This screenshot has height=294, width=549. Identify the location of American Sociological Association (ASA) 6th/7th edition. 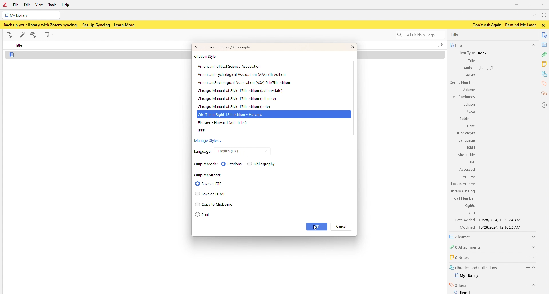
(244, 82).